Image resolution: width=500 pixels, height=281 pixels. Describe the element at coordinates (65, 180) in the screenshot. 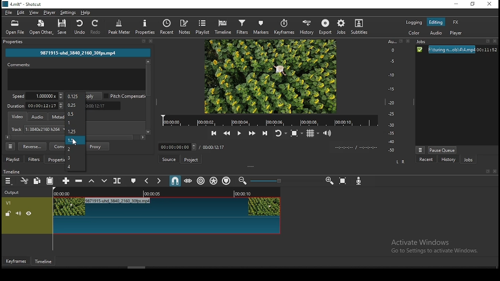

I see `append` at that location.